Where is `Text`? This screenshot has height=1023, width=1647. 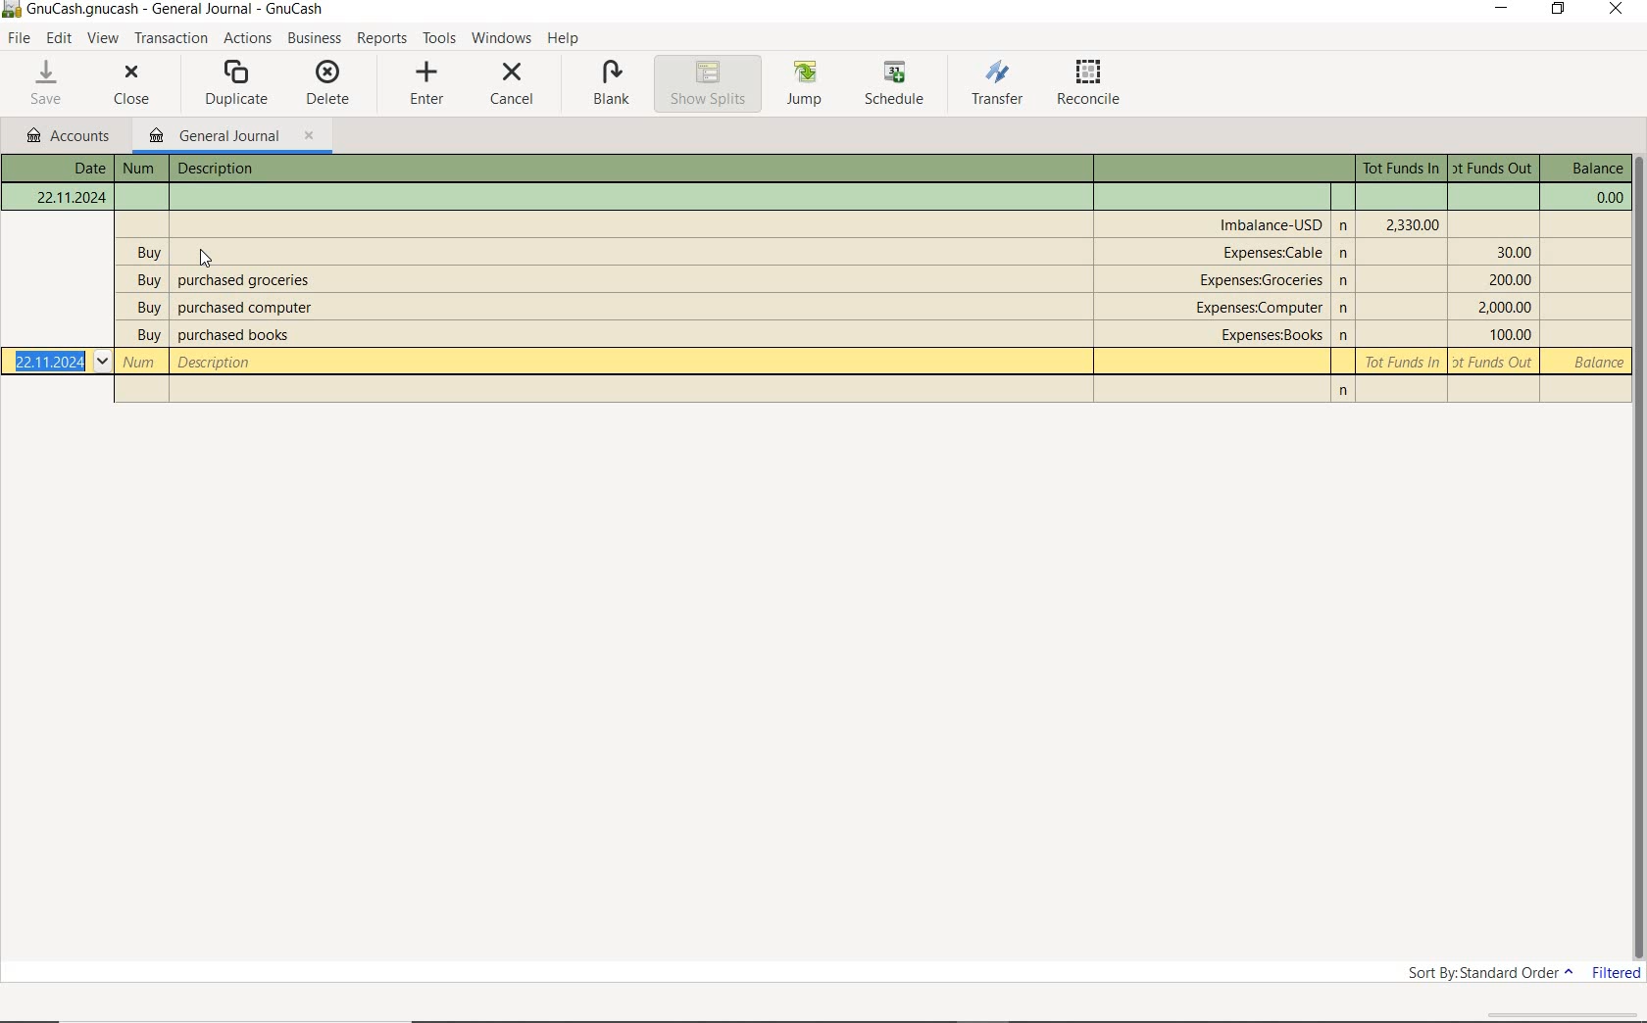
Text is located at coordinates (141, 169).